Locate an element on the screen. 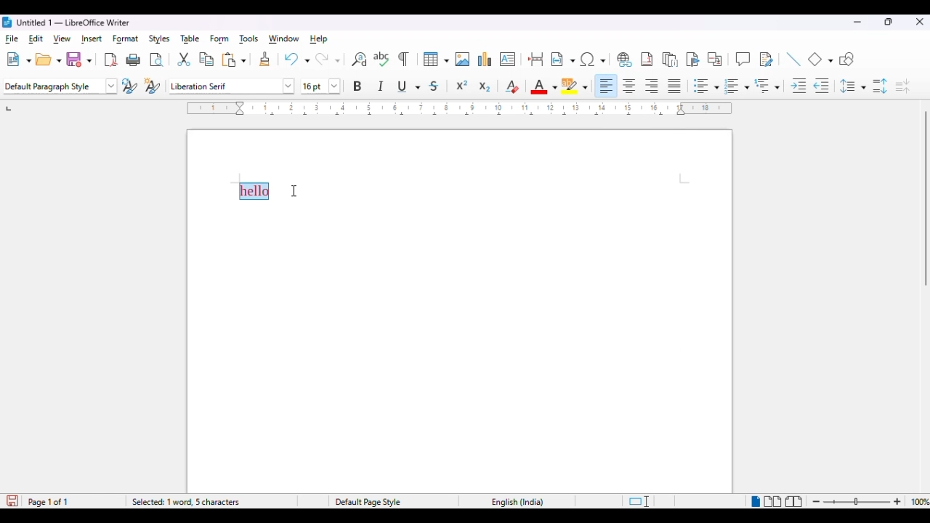 This screenshot has width=930, height=523. selected text is located at coordinates (255, 192).